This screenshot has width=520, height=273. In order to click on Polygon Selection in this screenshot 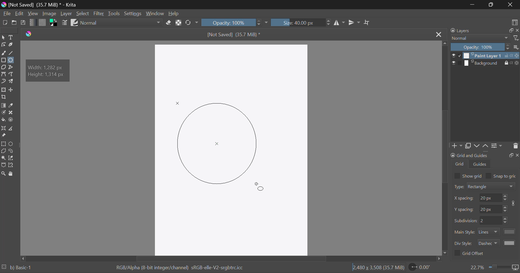, I will do `click(3, 151)`.